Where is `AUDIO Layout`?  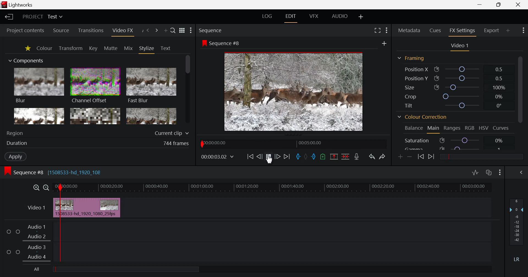
AUDIO Layout is located at coordinates (340, 16).